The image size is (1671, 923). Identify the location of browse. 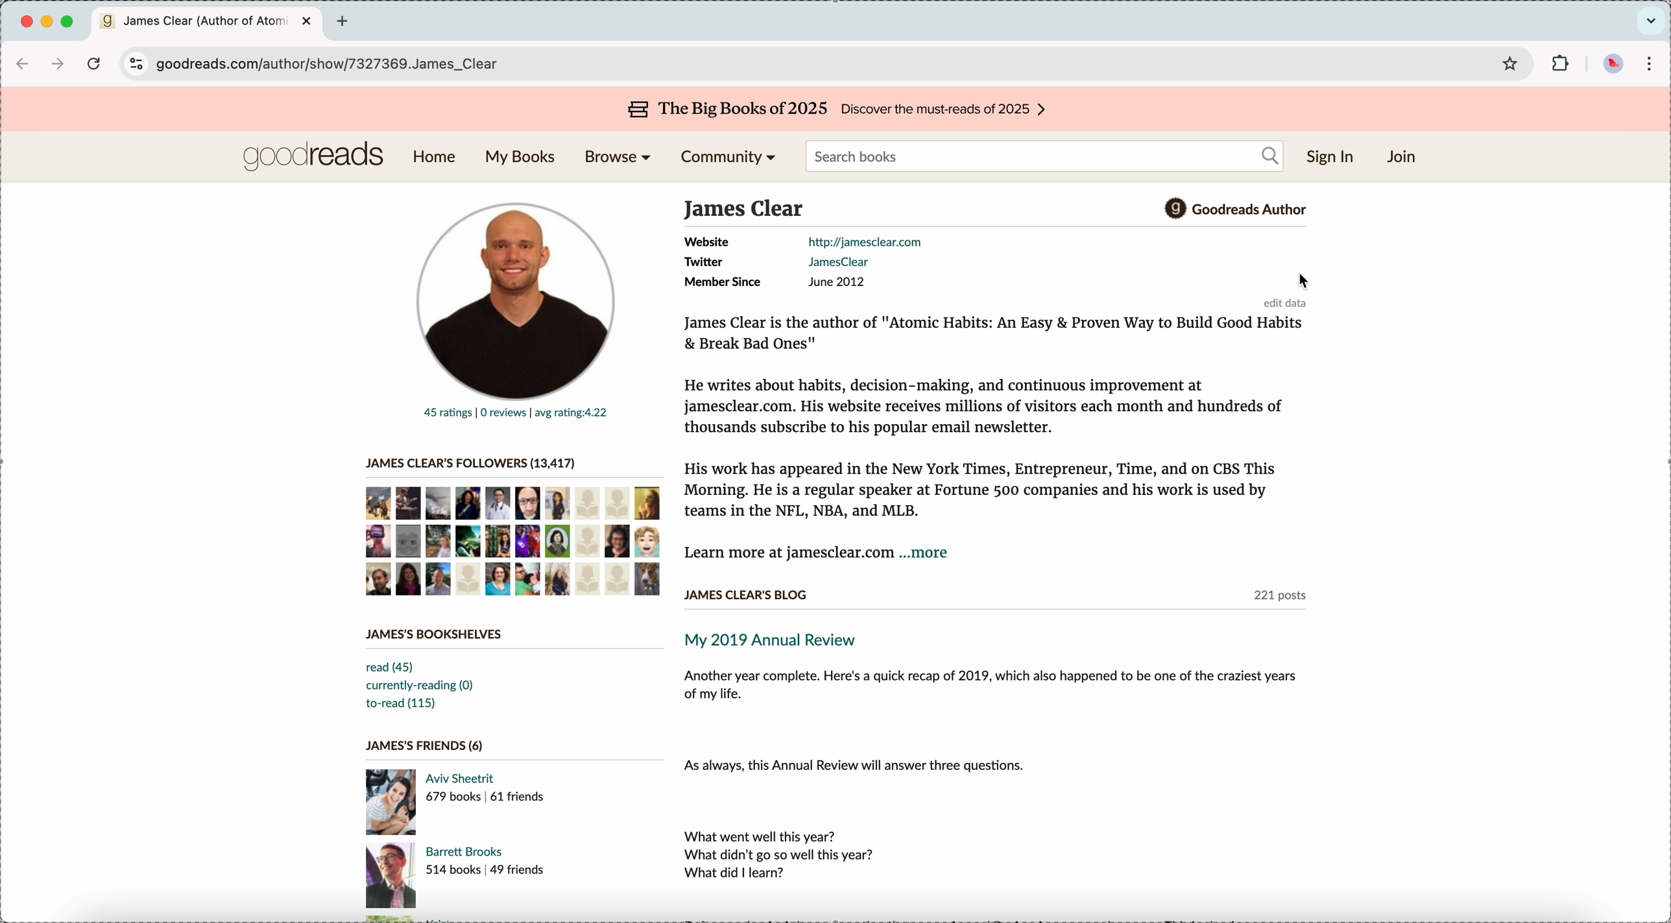
(621, 158).